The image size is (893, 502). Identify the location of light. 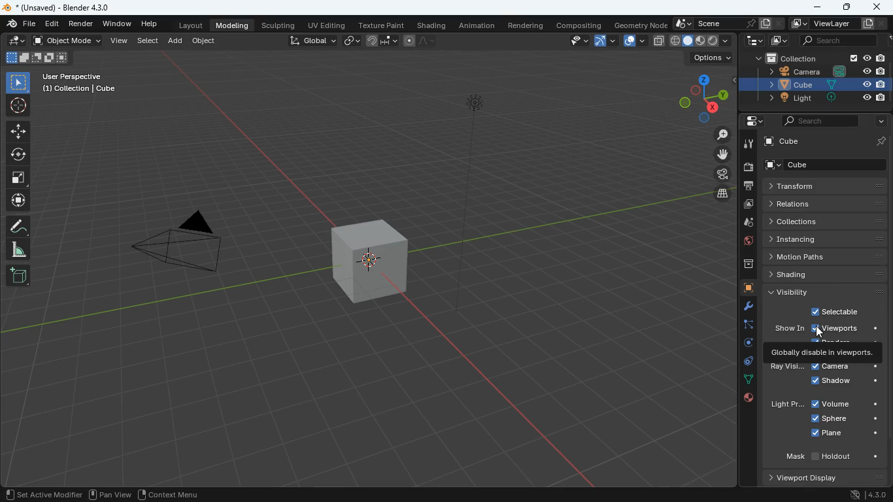
(815, 99).